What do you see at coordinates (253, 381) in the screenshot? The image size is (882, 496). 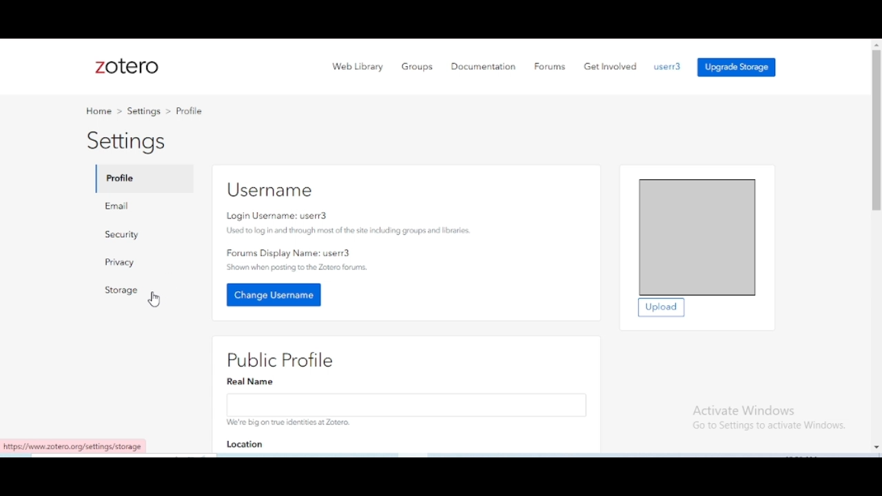 I see `Real Name` at bounding box center [253, 381].